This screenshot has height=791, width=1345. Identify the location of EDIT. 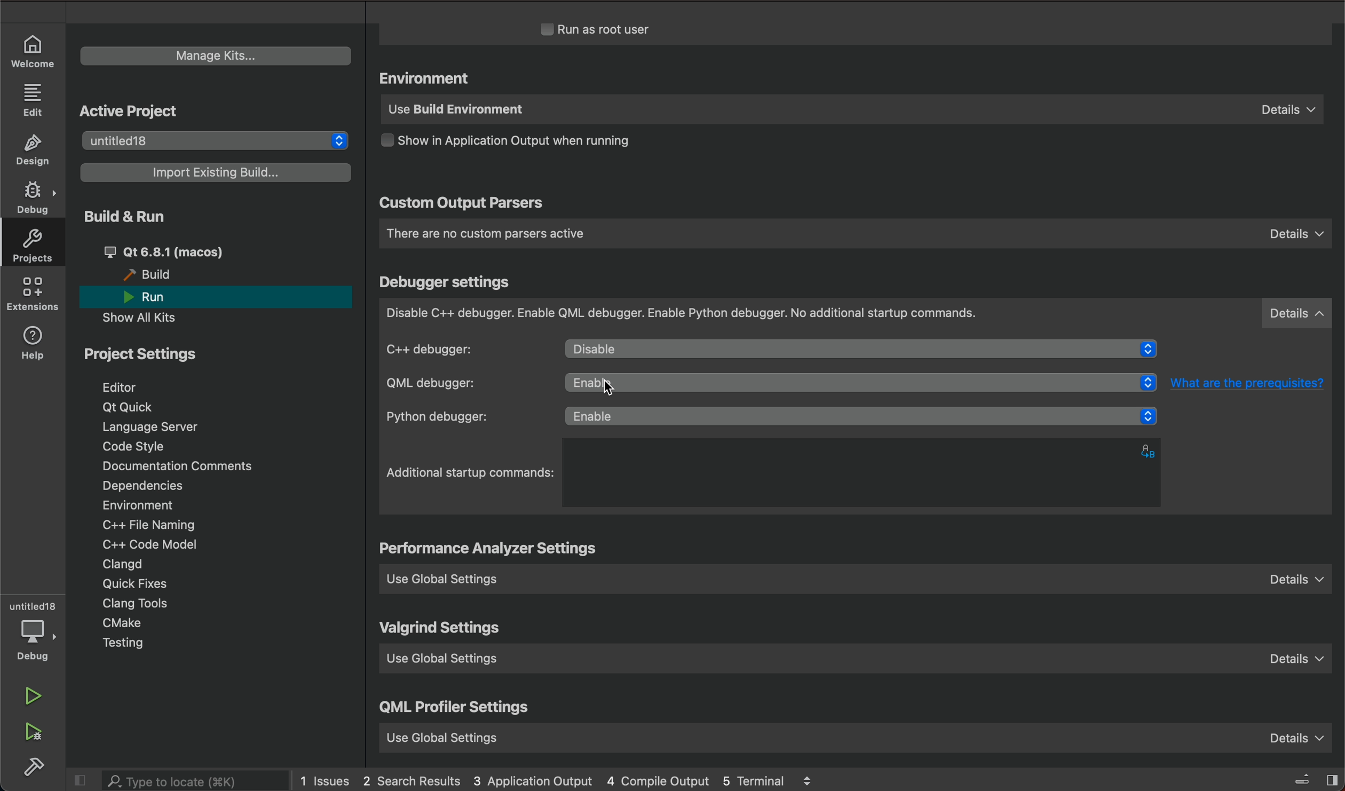
(35, 99).